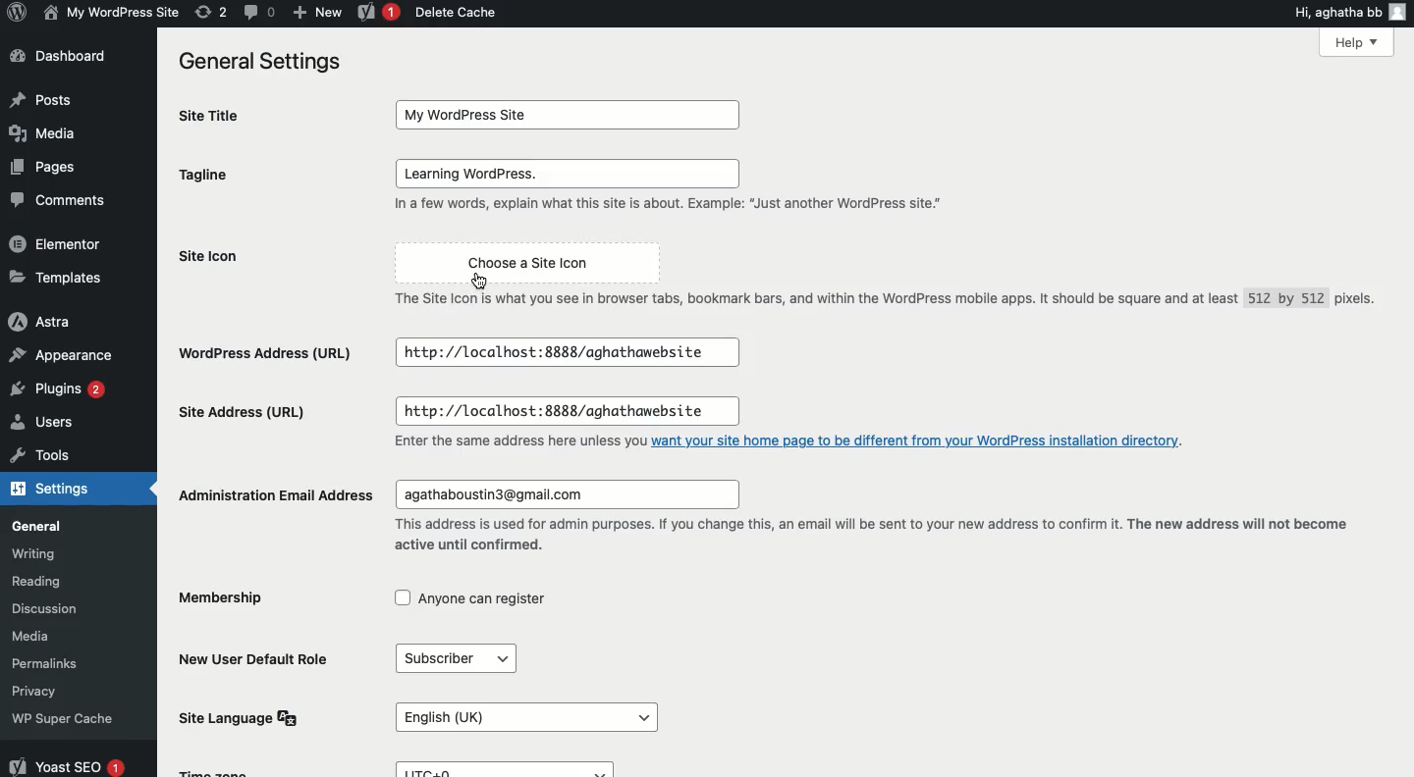 The width and height of the screenshot is (1414, 777). What do you see at coordinates (62, 606) in the screenshot?
I see `Discussion` at bounding box center [62, 606].